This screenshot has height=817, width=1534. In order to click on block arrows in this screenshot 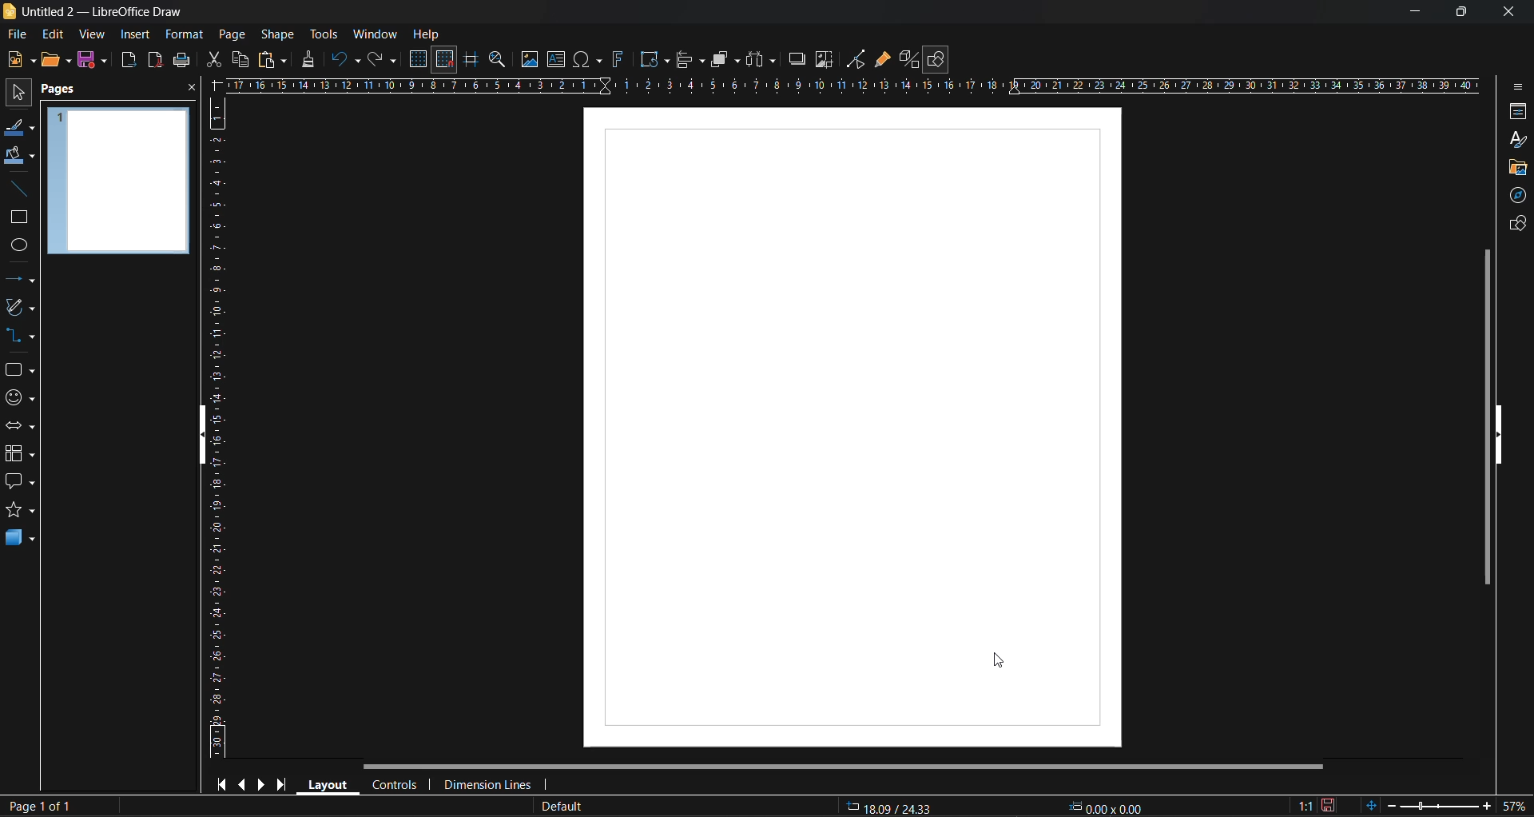, I will do `click(21, 426)`.